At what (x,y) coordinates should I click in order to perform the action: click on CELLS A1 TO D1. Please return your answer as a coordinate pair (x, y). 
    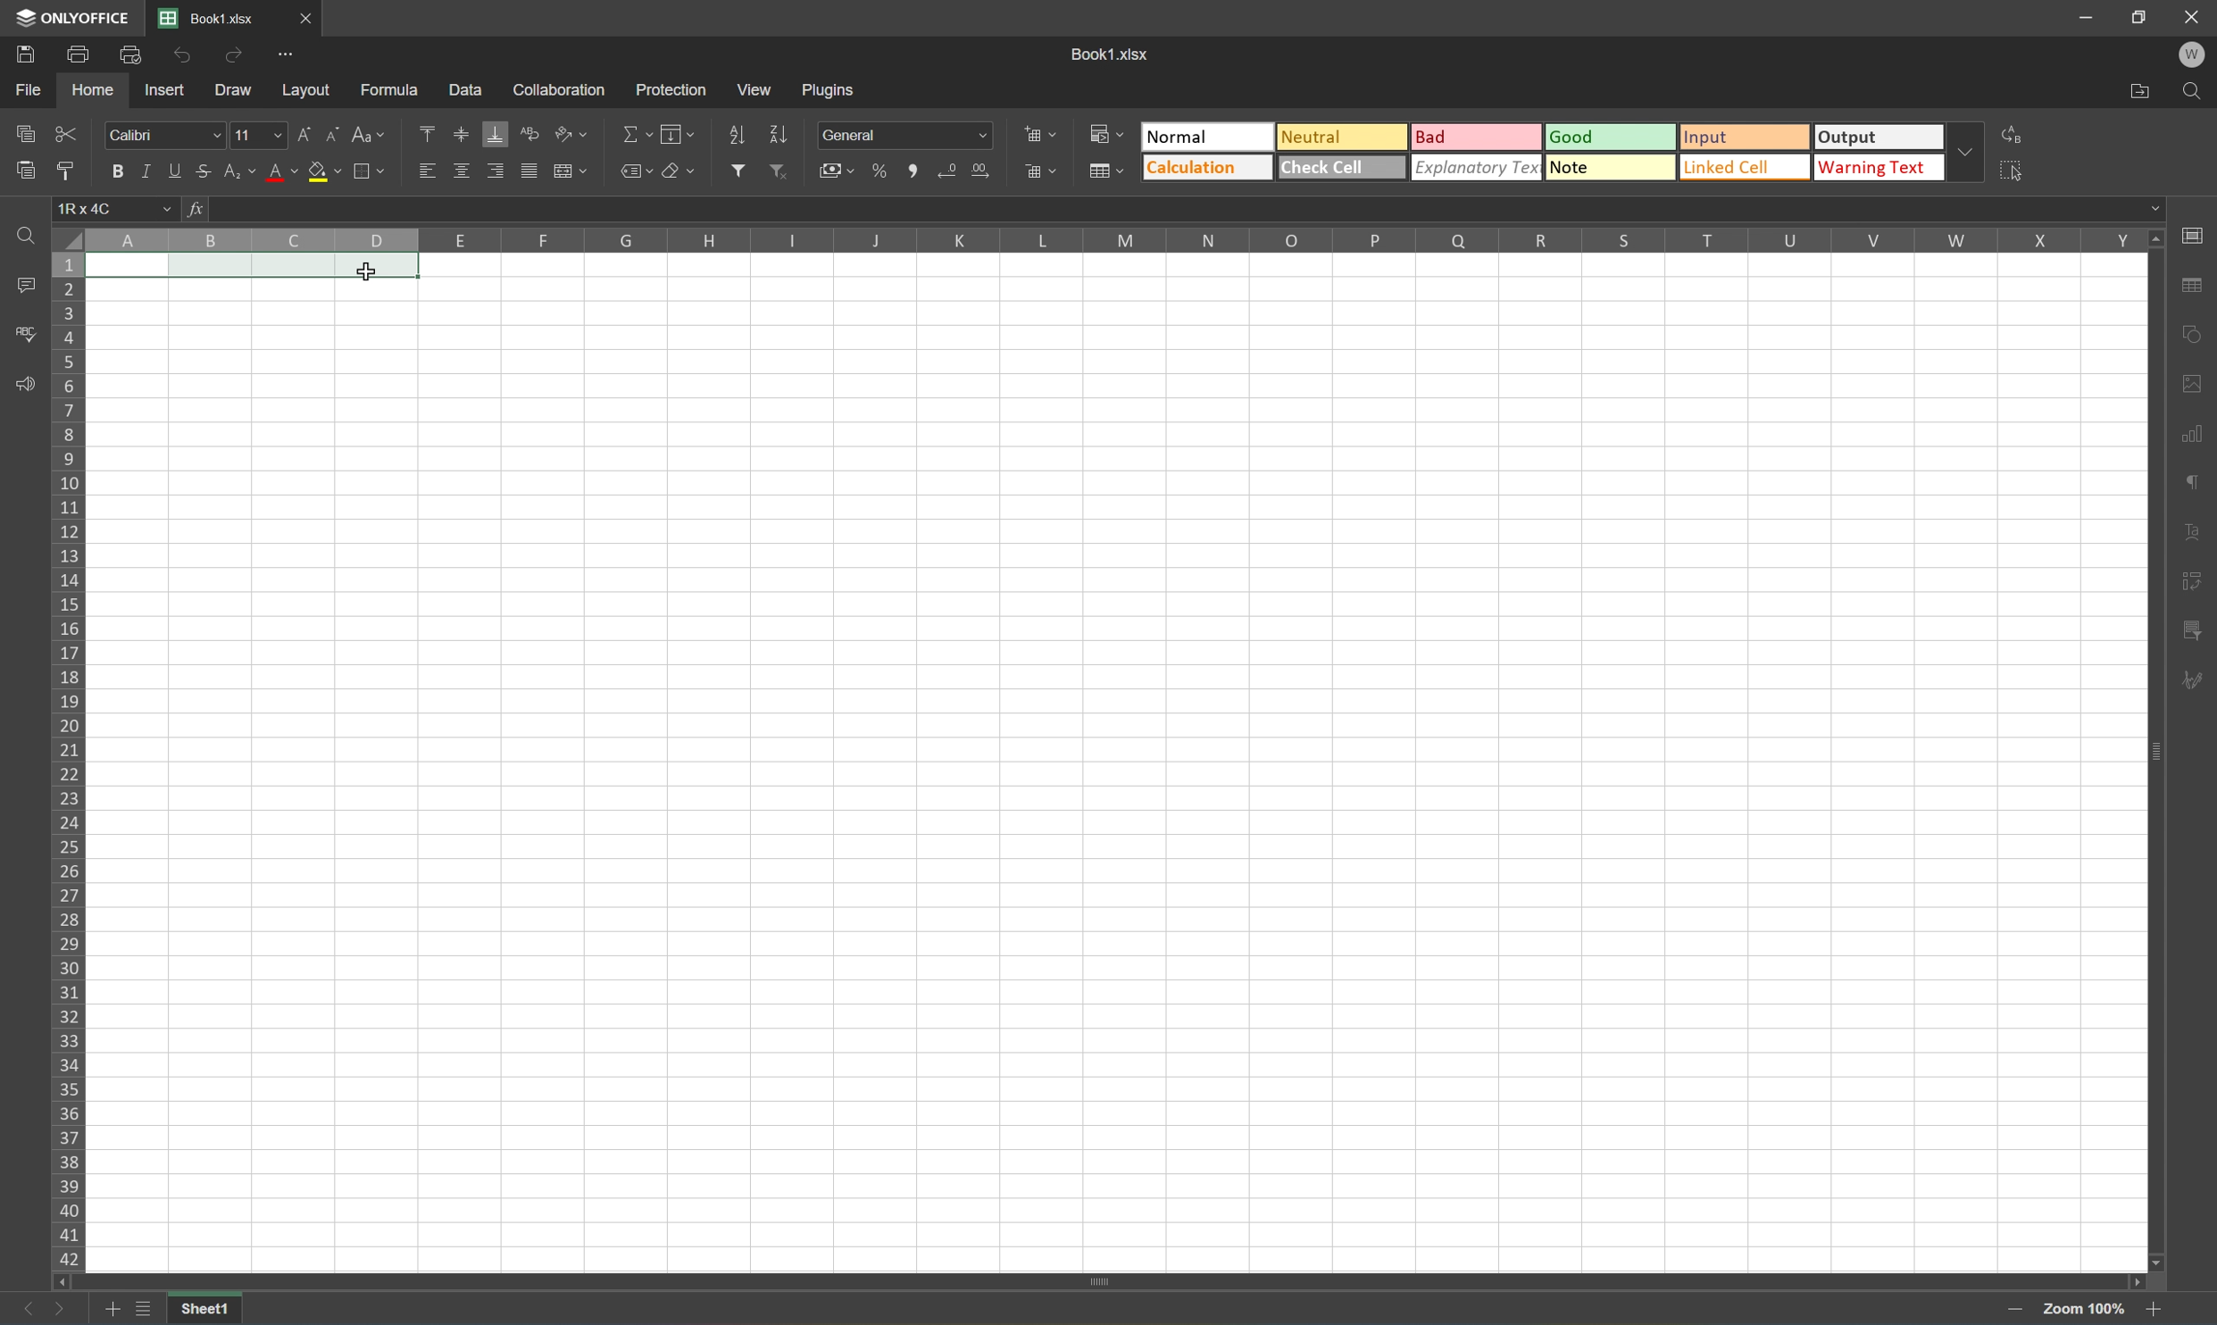
    Looking at the image, I should click on (254, 269).